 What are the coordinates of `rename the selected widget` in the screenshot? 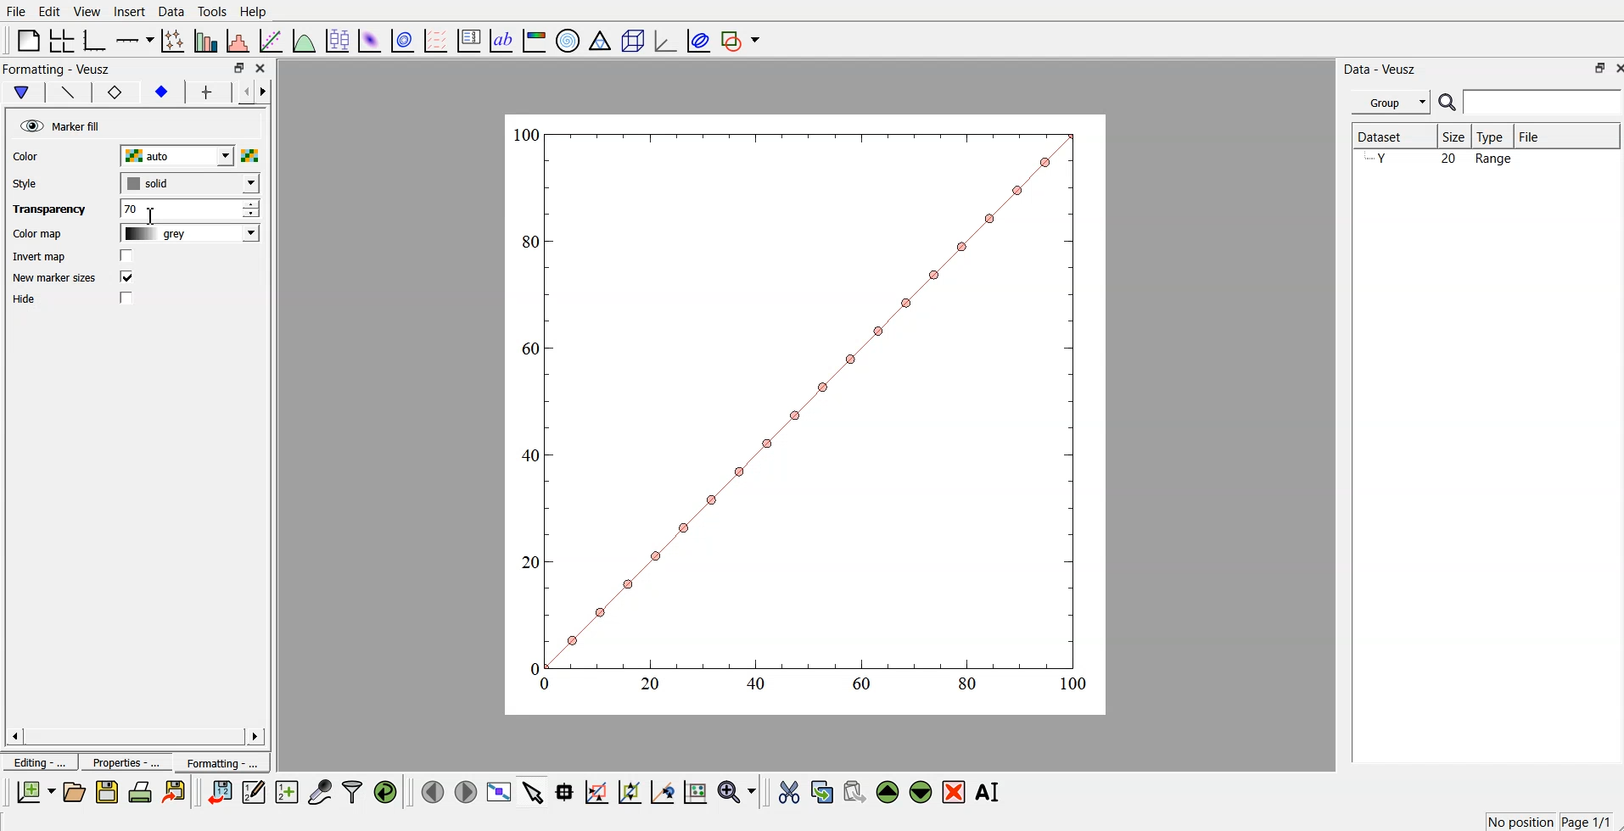 It's located at (988, 792).